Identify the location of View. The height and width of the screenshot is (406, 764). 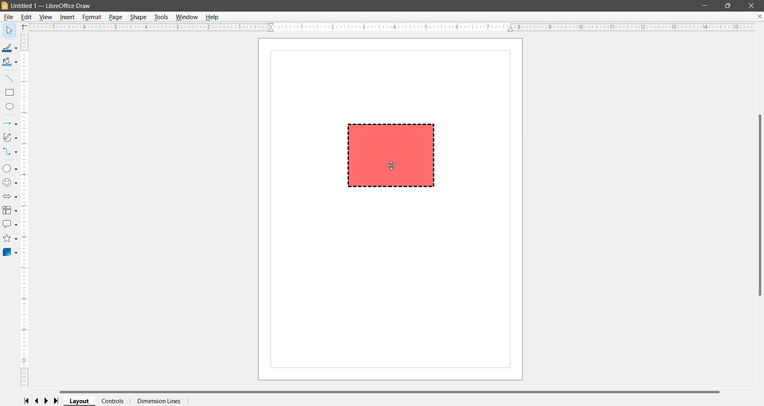
(47, 17).